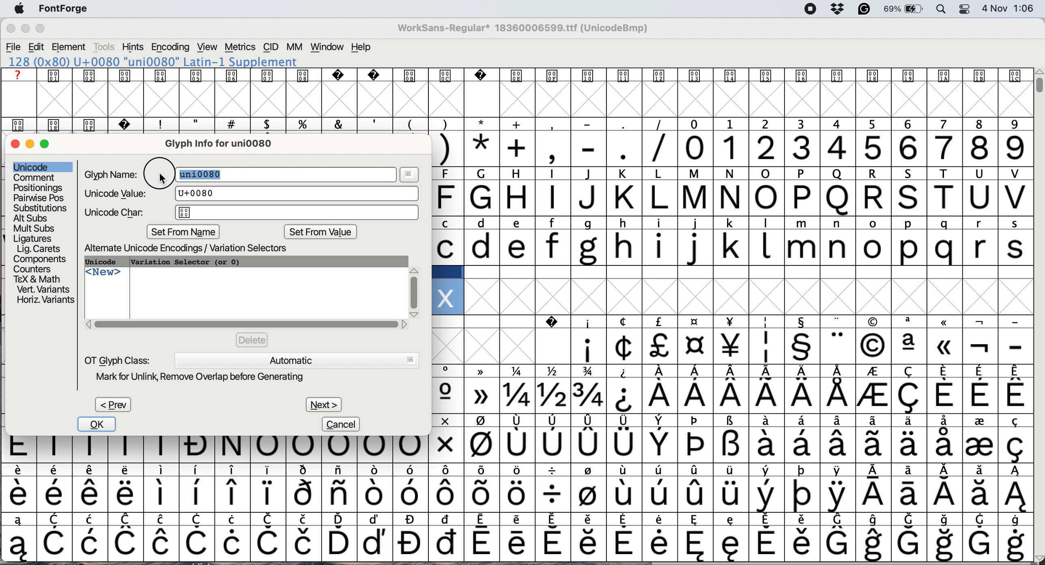 The width and height of the screenshot is (1045, 565). What do you see at coordinates (106, 262) in the screenshot?
I see `unicode` at bounding box center [106, 262].